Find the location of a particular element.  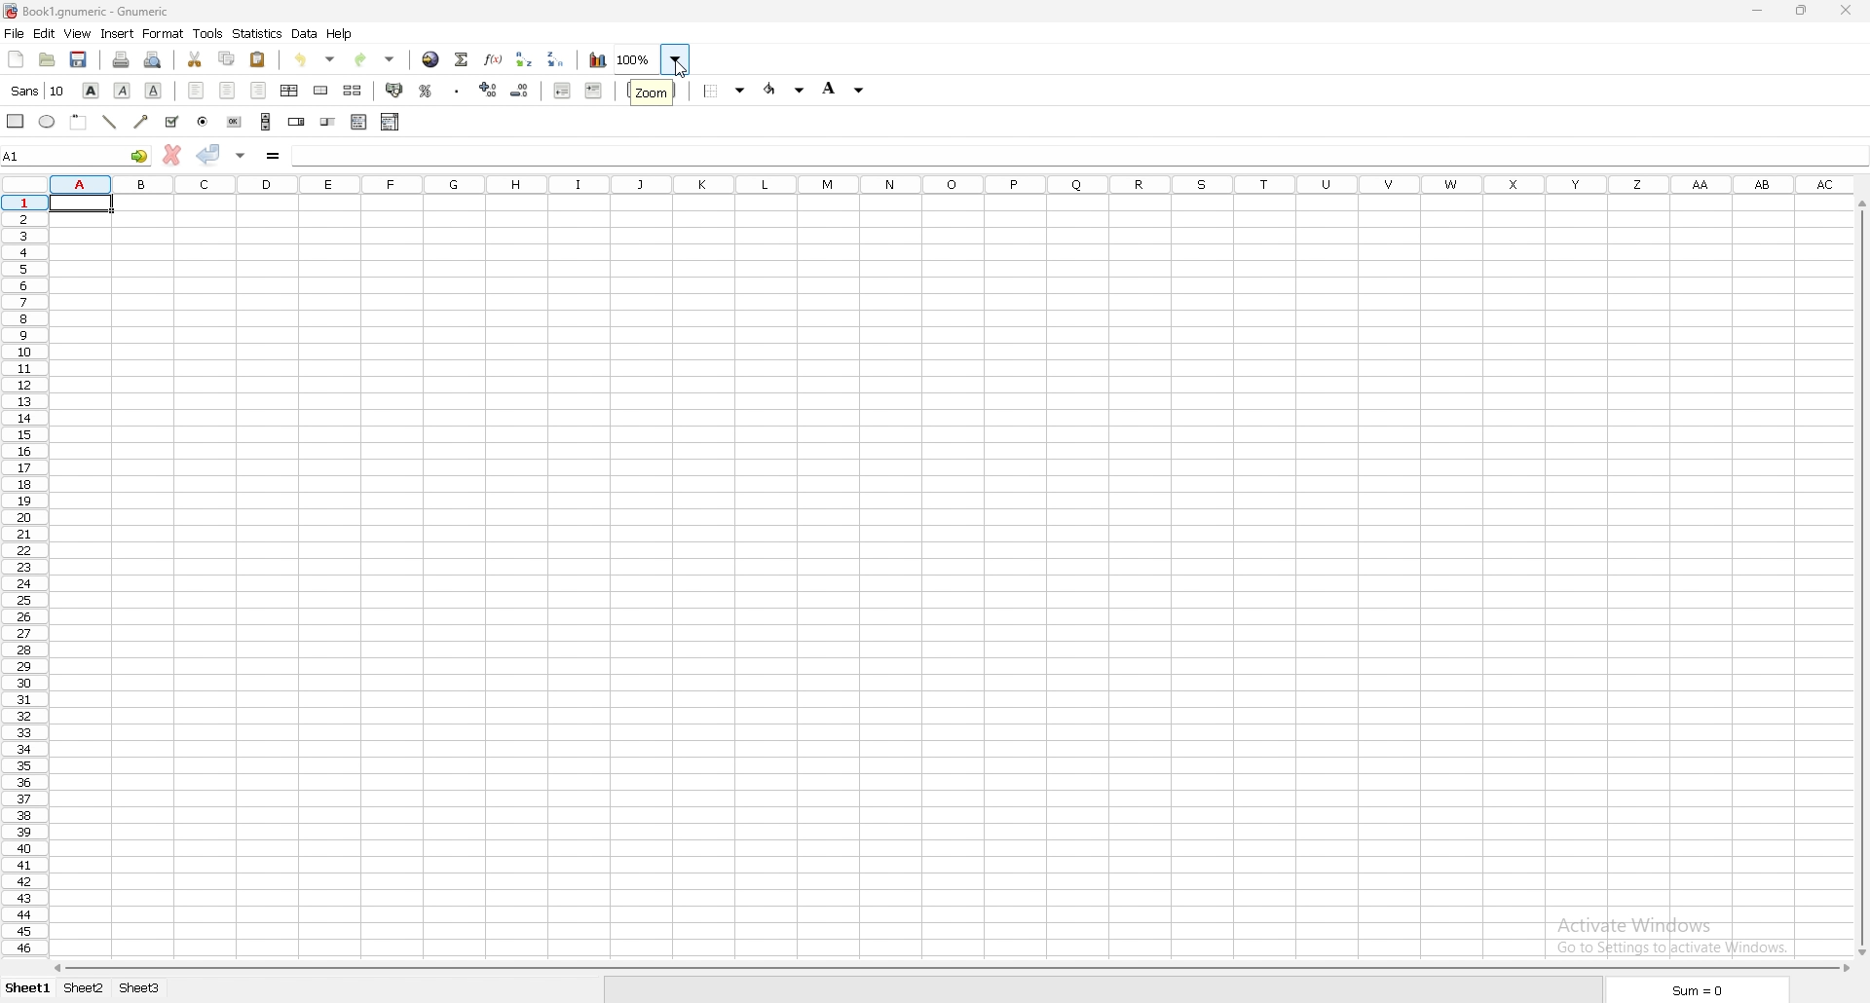

copy is located at coordinates (226, 58).